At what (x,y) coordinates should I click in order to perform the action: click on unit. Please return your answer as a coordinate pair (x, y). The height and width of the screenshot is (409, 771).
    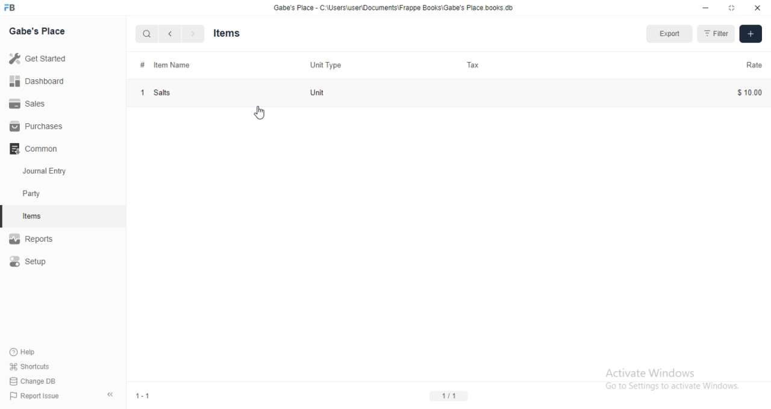
    Looking at the image, I should click on (324, 91).